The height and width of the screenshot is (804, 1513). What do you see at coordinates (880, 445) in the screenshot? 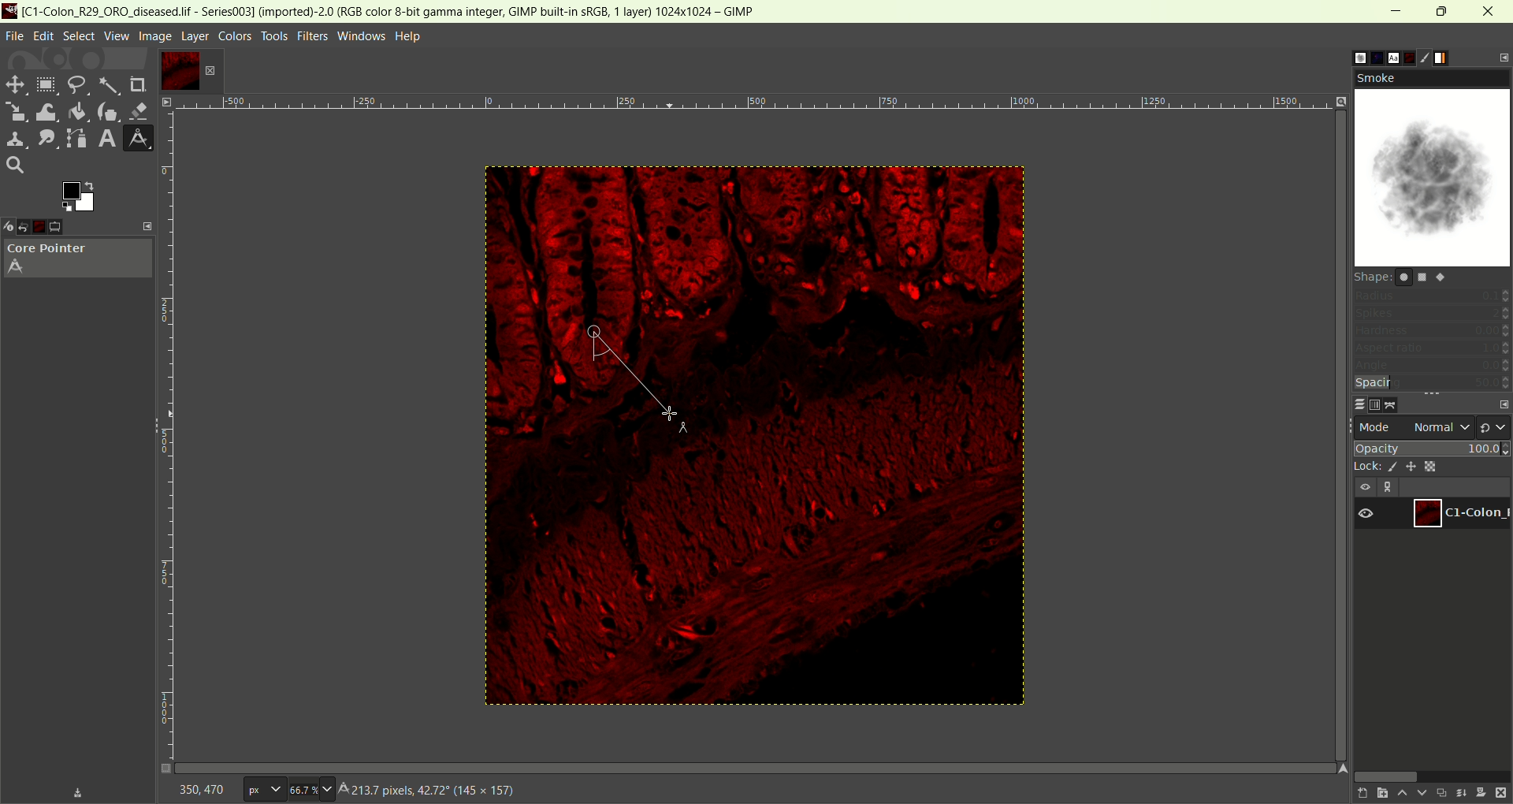
I see `image` at bounding box center [880, 445].